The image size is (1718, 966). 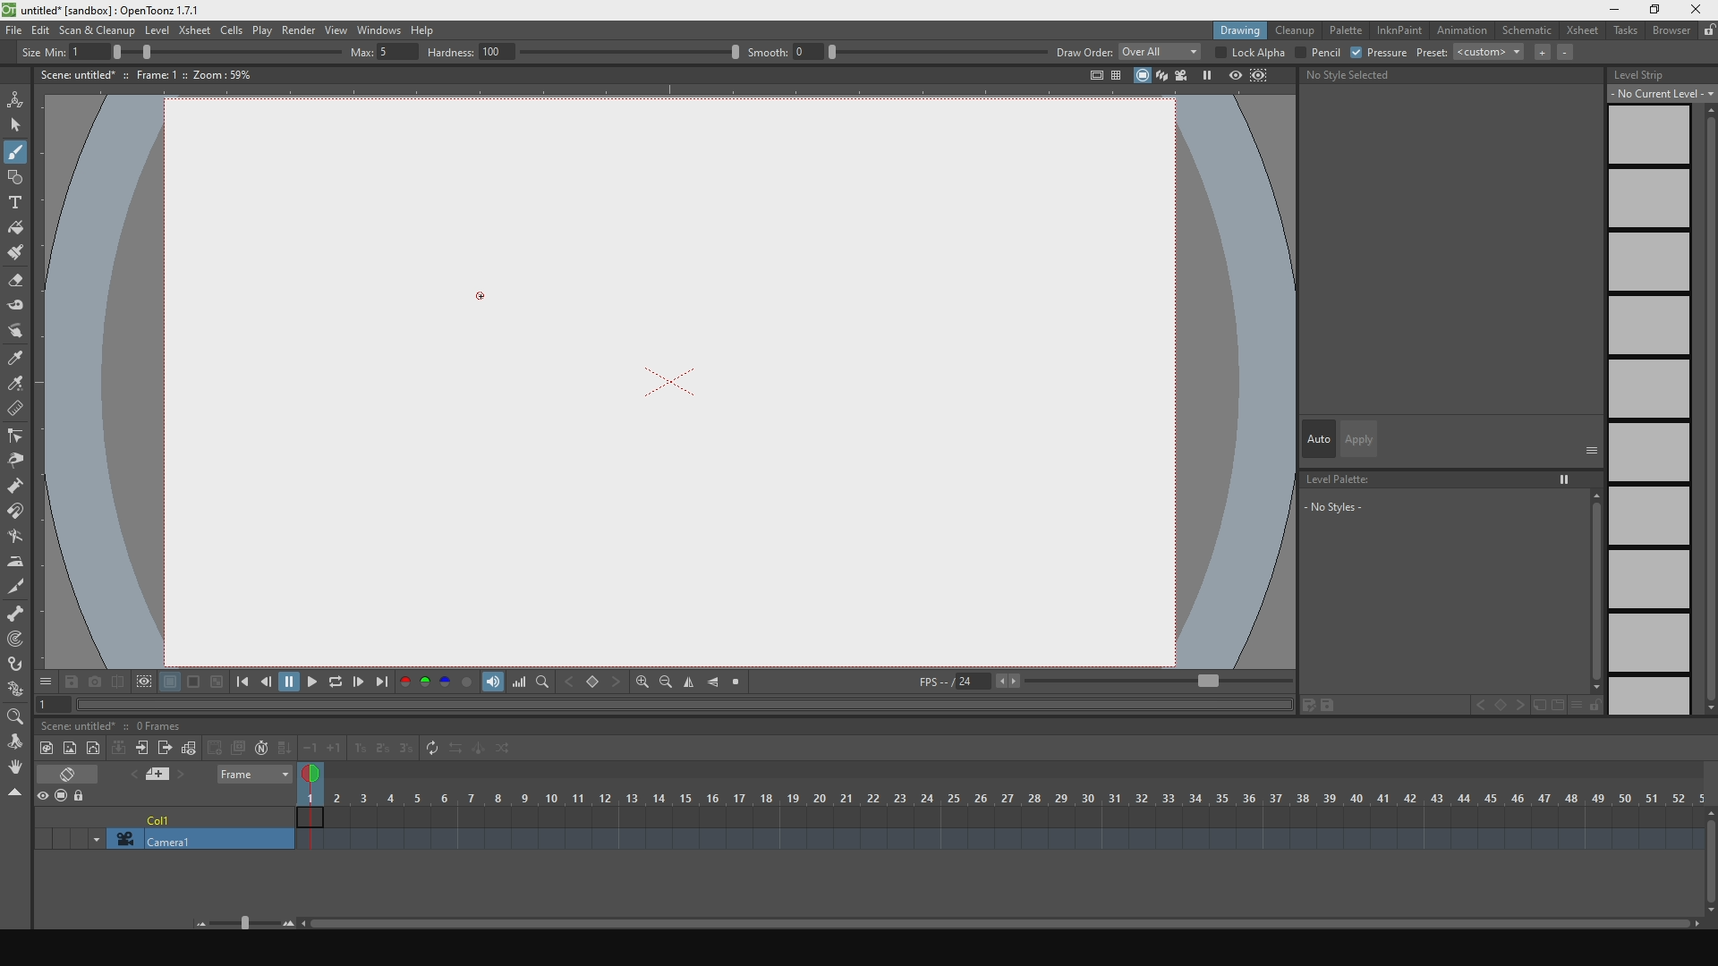 I want to click on pressure, so click(x=1381, y=53).